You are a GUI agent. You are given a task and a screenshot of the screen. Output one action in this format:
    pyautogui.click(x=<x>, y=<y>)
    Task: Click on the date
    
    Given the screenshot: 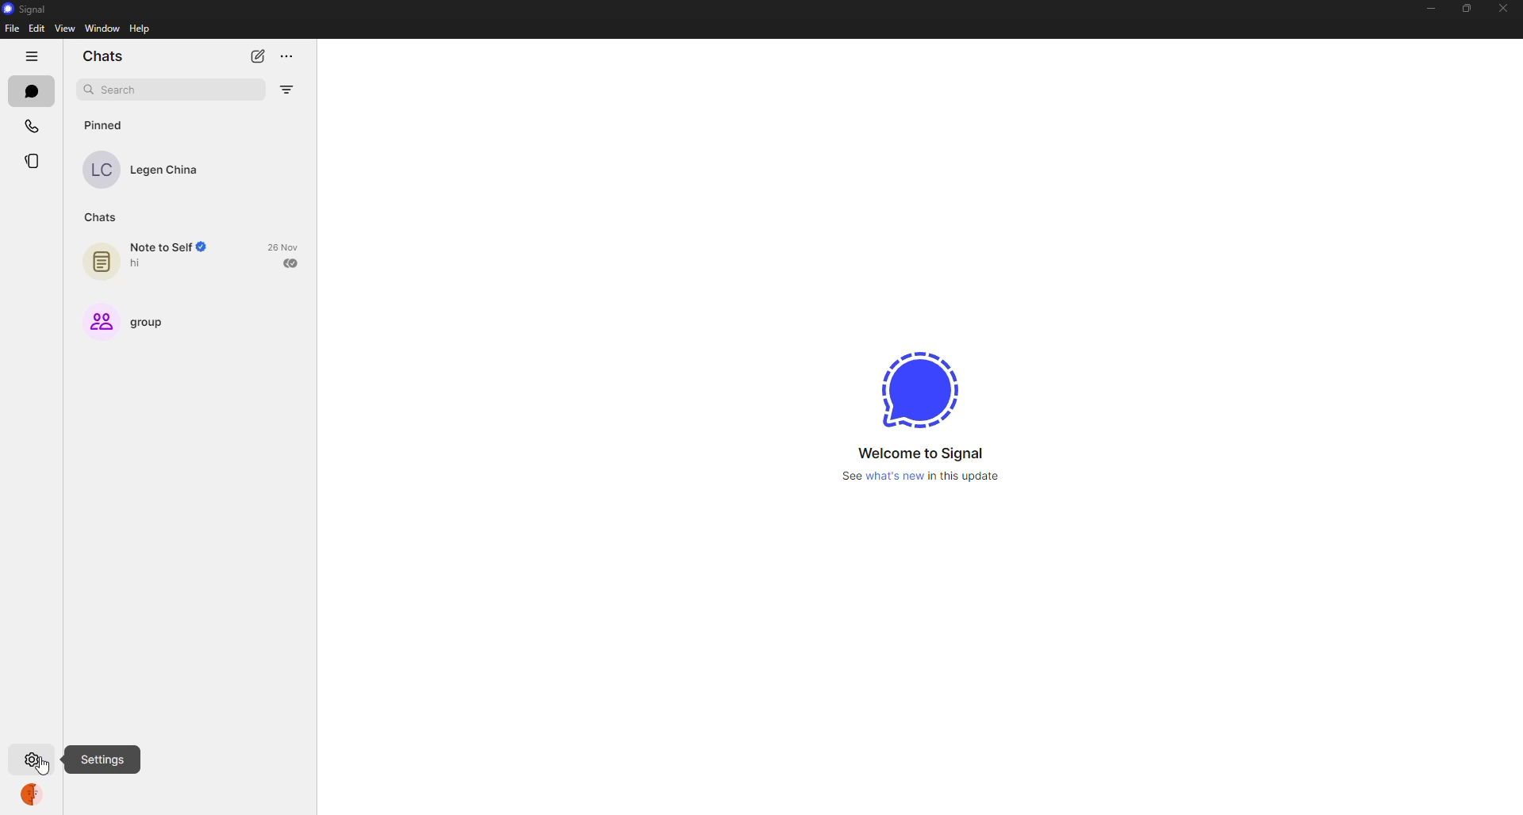 What is the action you would take?
    pyautogui.click(x=286, y=247)
    